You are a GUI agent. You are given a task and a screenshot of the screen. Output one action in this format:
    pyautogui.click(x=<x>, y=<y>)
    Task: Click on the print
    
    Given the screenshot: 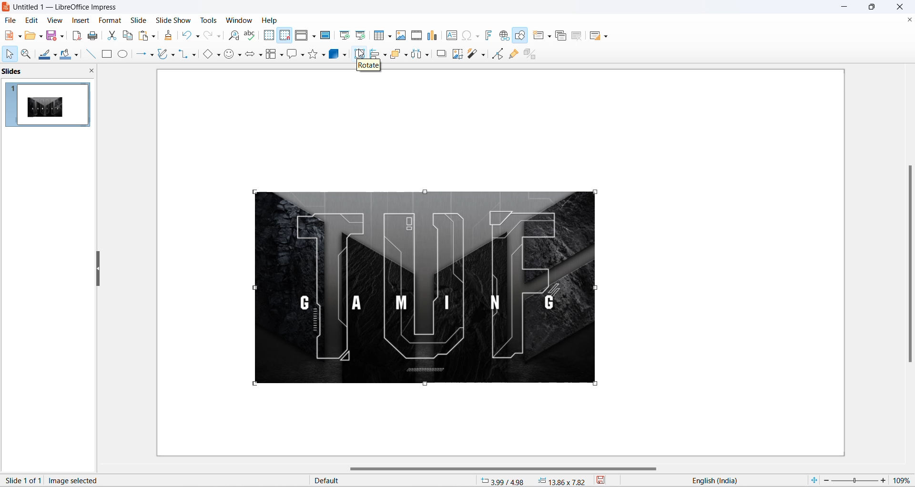 What is the action you would take?
    pyautogui.click(x=96, y=36)
    